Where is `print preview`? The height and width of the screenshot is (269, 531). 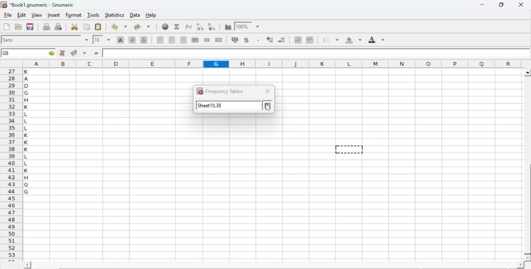
print preview is located at coordinates (58, 26).